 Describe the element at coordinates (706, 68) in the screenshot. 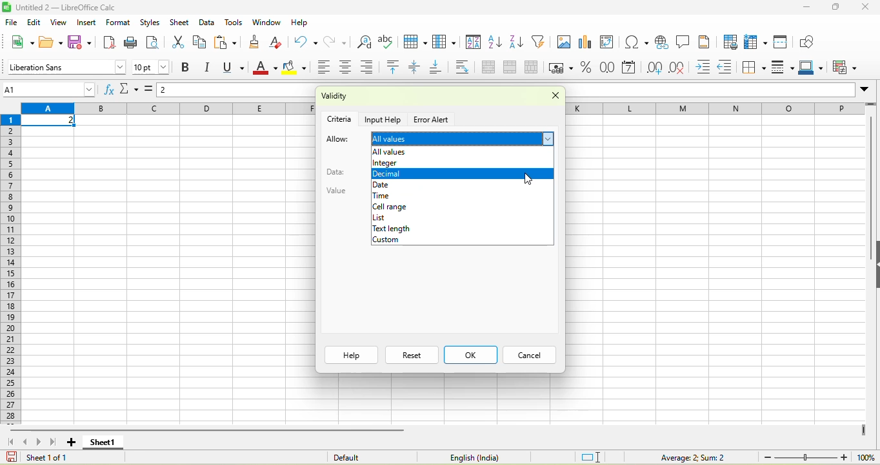

I see `increase indent` at that location.